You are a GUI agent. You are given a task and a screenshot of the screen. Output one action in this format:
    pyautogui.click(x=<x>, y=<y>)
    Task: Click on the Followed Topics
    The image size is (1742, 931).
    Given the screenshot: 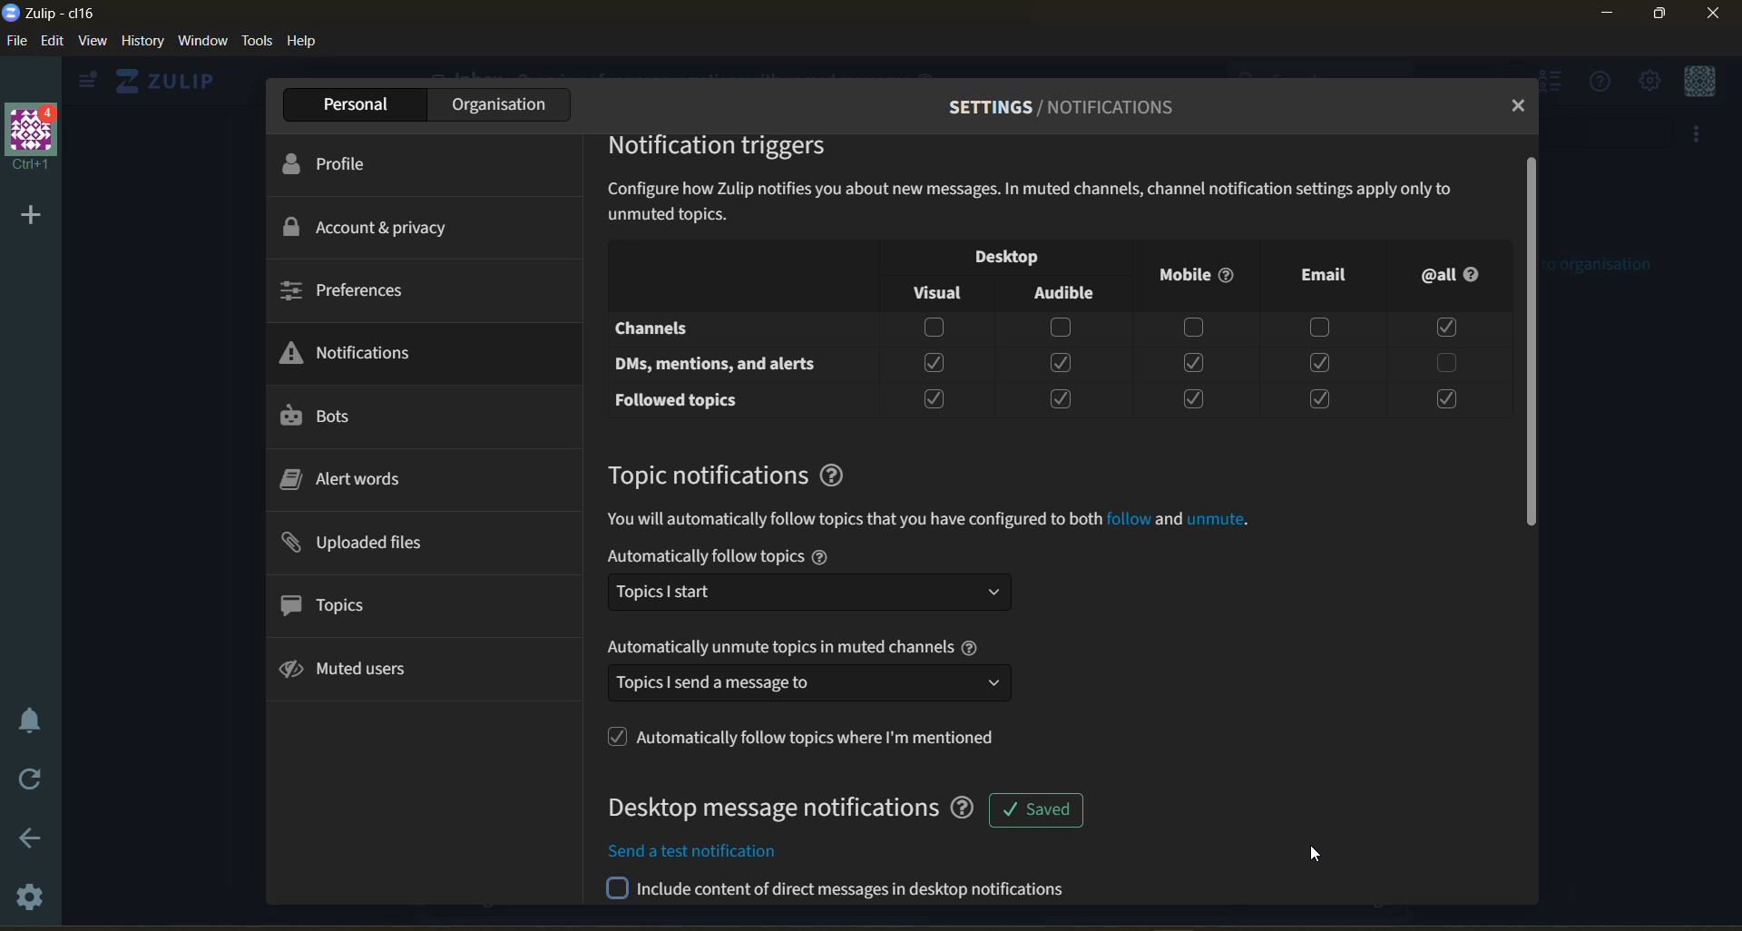 What is the action you would take?
    pyautogui.click(x=680, y=399)
    